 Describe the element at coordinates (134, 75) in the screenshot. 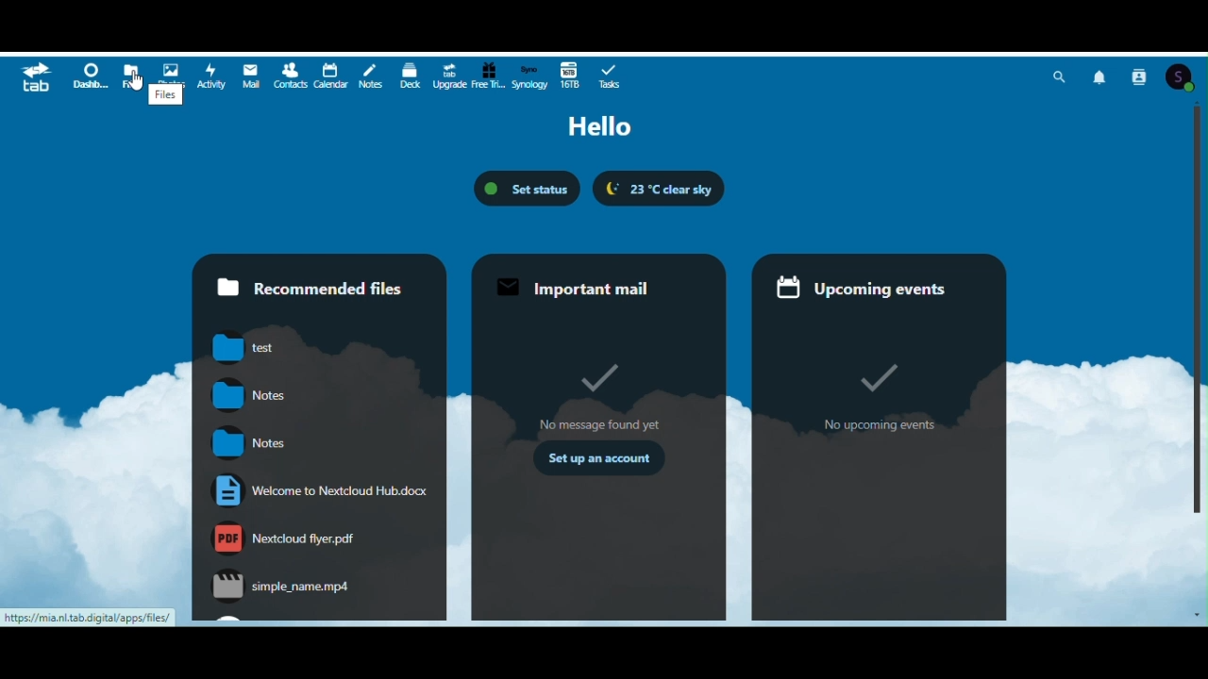

I see `Files` at that location.